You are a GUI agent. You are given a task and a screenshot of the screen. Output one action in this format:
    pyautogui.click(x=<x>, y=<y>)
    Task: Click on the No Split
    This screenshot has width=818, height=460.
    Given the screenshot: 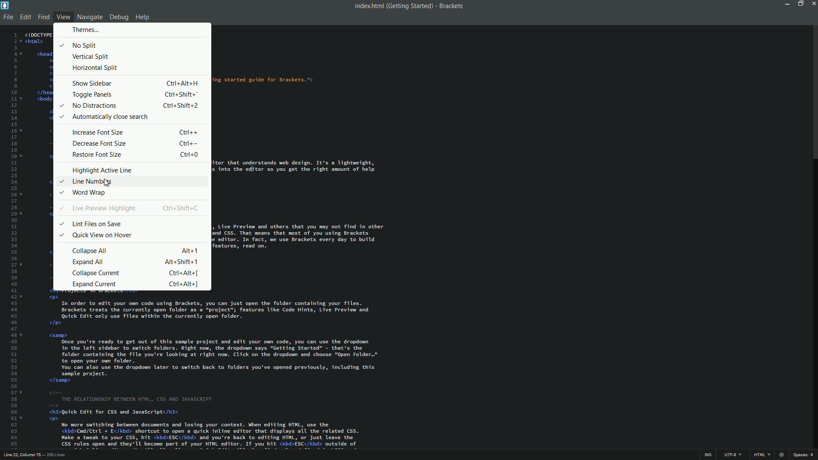 What is the action you would take?
    pyautogui.click(x=78, y=44)
    